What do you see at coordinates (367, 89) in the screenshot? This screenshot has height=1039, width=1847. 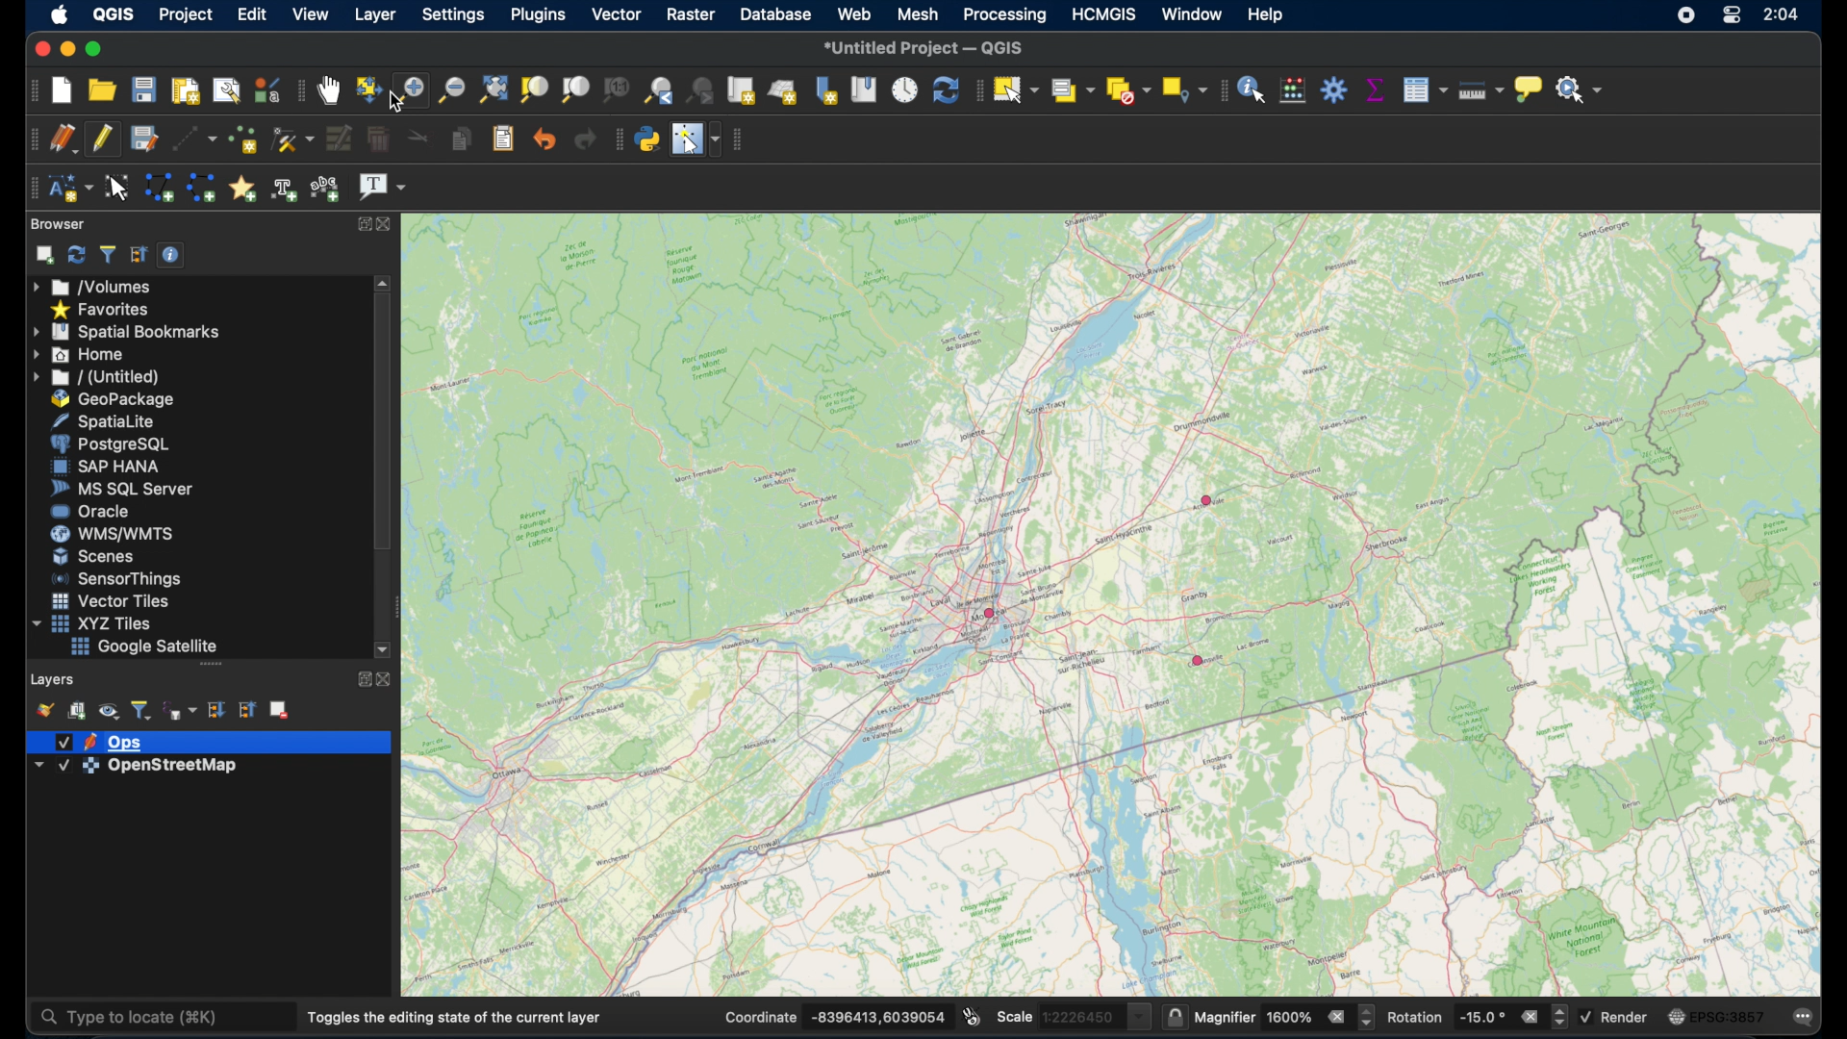 I see `pan map to selection ` at bounding box center [367, 89].